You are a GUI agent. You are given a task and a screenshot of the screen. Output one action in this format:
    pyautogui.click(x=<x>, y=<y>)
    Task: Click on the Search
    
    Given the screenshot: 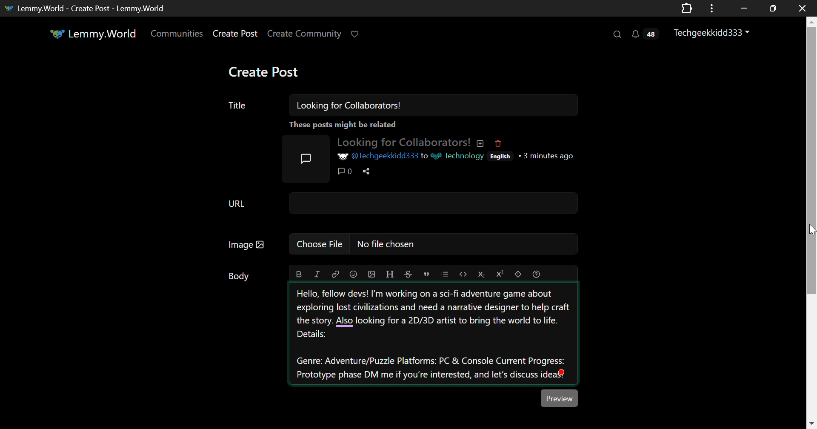 What is the action you would take?
    pyautogui.click(x=618, y=35)
    